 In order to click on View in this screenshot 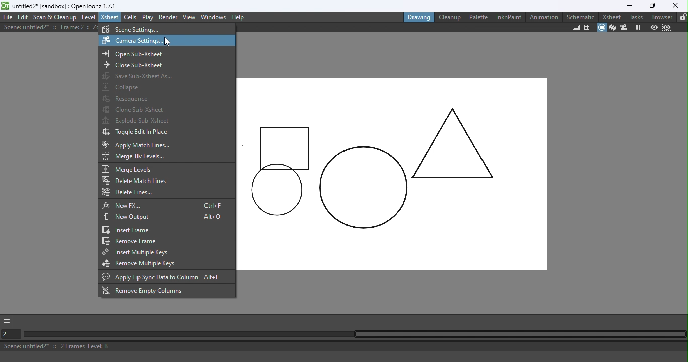, I will do `click(190, 17)`.